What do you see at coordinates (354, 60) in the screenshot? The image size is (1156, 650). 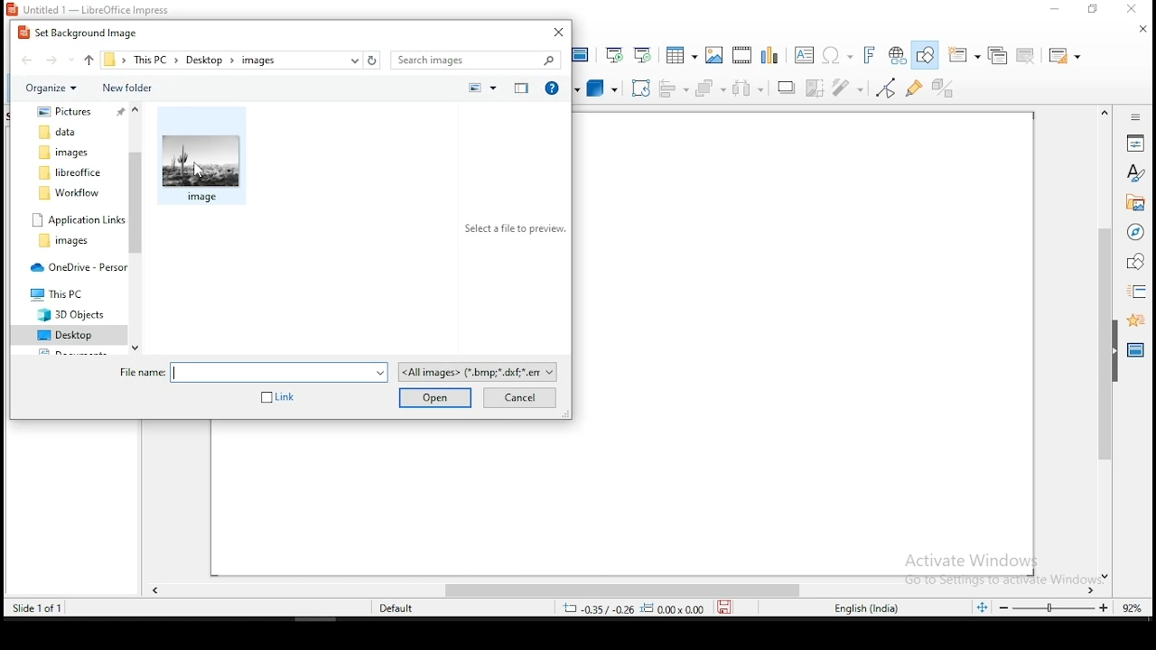 I see `recent locations` at bounding box center [354, 60].